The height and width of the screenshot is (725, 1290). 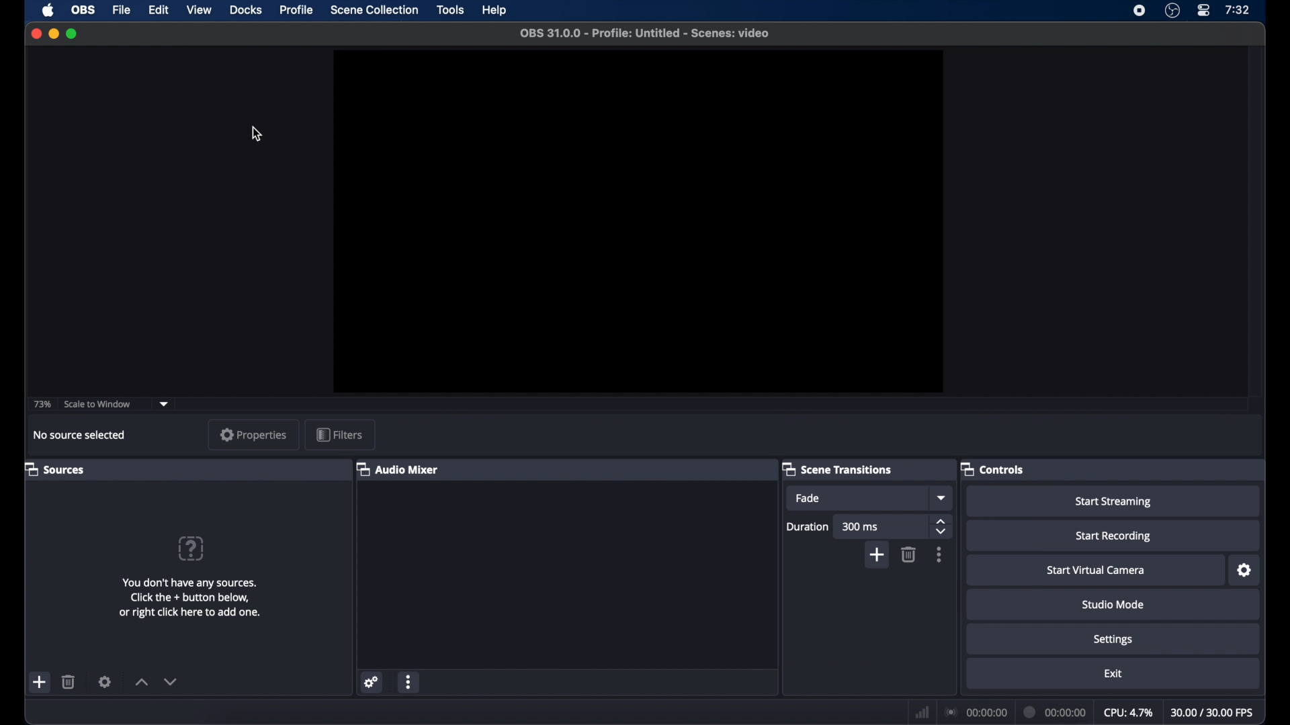 What do you see at coordinates (943, 526) in the screenshot?
I see `duration stepper buttons` at bounding box center [943, 526].